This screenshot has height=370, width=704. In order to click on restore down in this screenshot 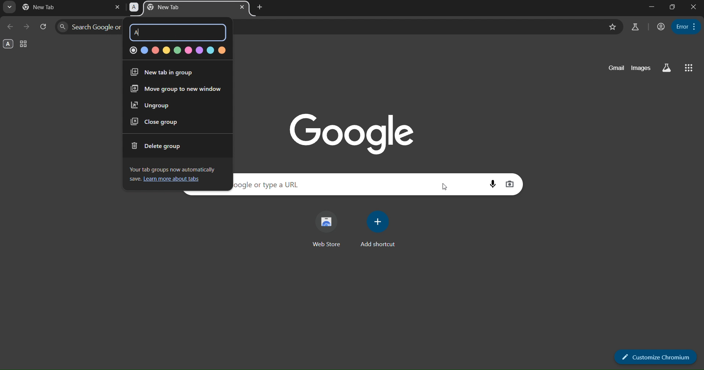, I will do `click(673, 8)`.